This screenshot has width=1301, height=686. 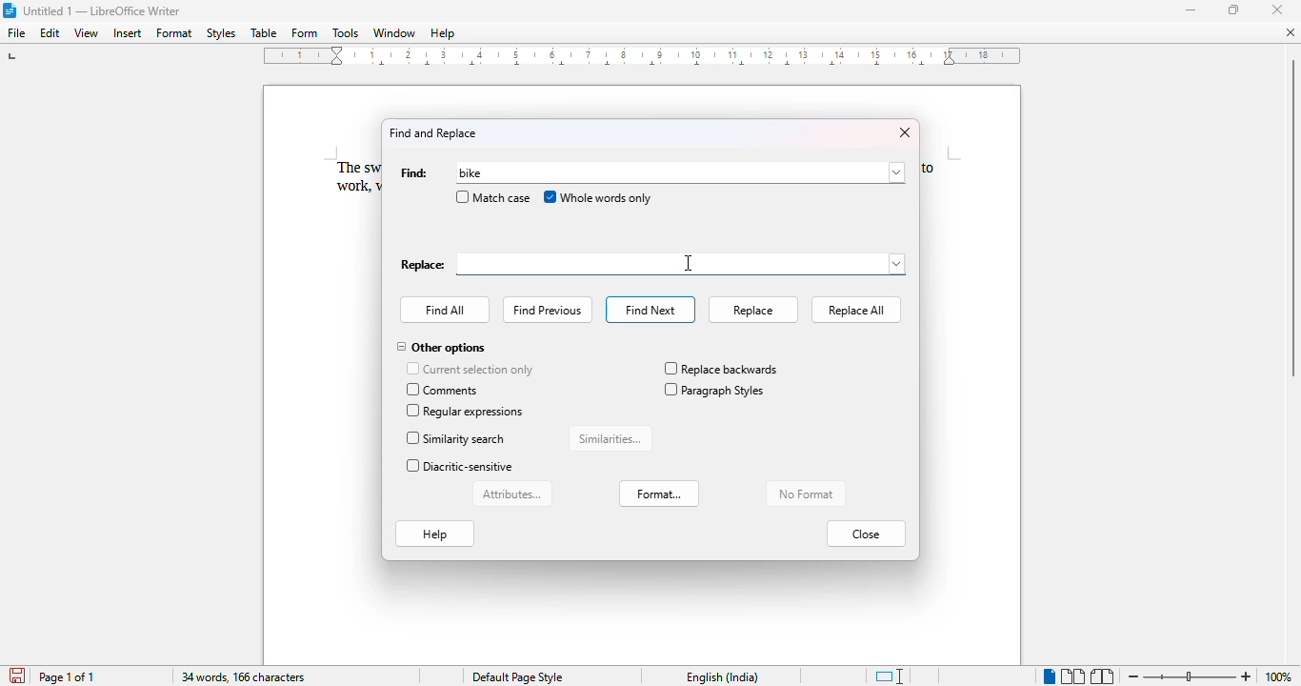 I want to click on find all, so click(x=446, y=310).